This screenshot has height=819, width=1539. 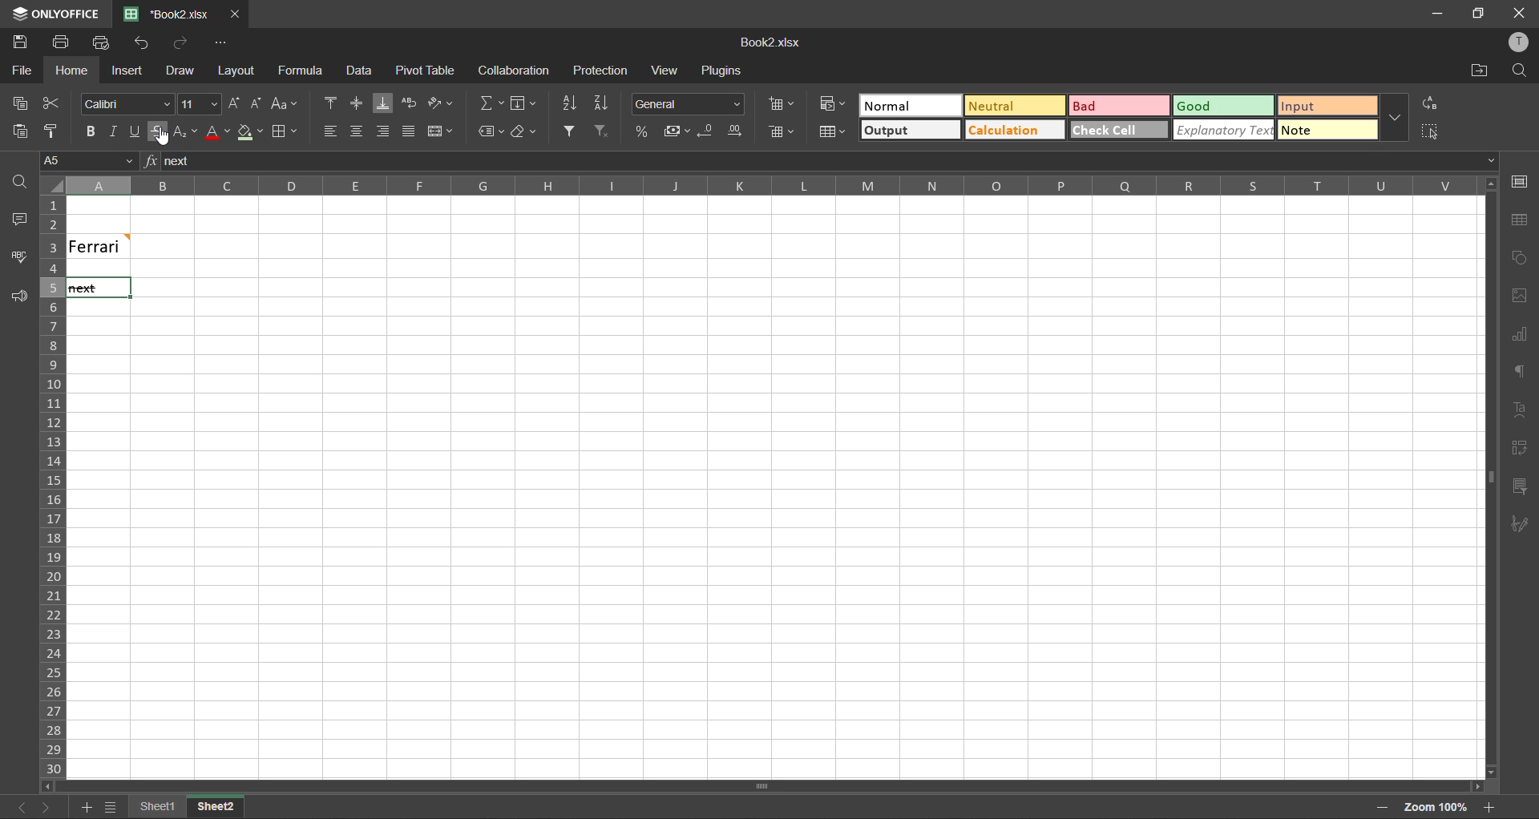 I want to click on next, so click(x=43, y=807).